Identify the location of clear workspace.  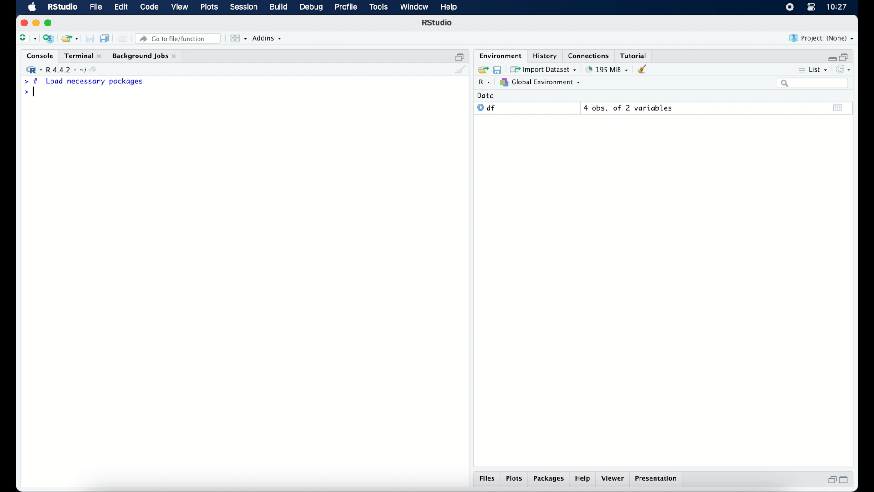
(645, 70).